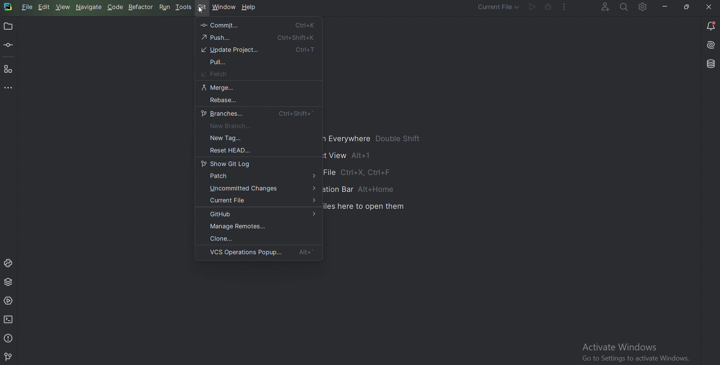 This screenshot has height=365, width=720. I want to click on Git, so click(9, 357).